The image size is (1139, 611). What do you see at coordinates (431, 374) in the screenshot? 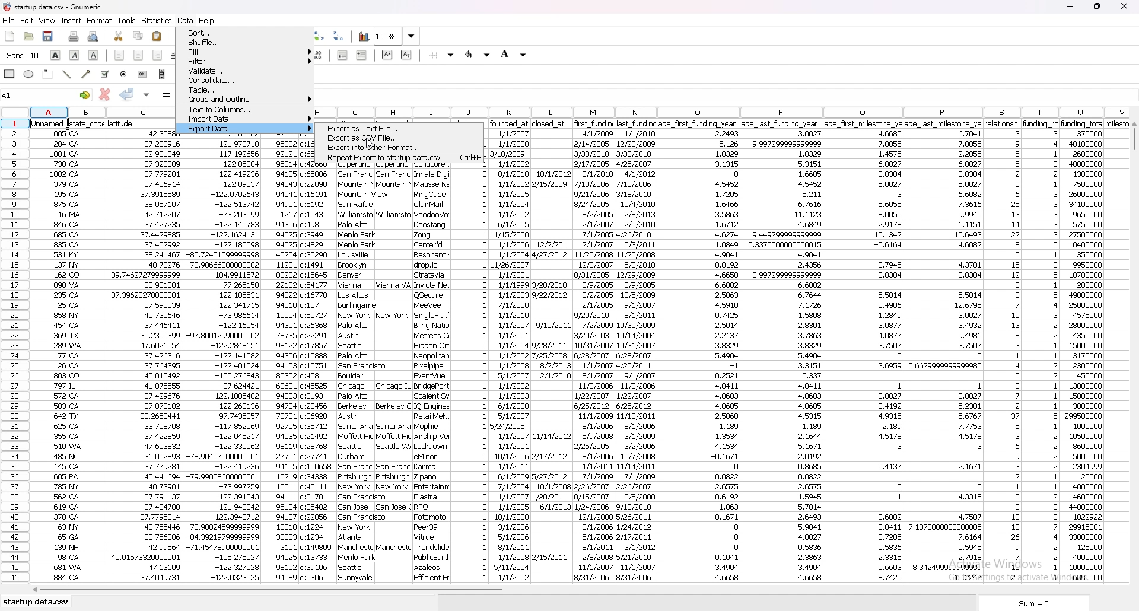
I see `data` at bounding box center [431, 374].